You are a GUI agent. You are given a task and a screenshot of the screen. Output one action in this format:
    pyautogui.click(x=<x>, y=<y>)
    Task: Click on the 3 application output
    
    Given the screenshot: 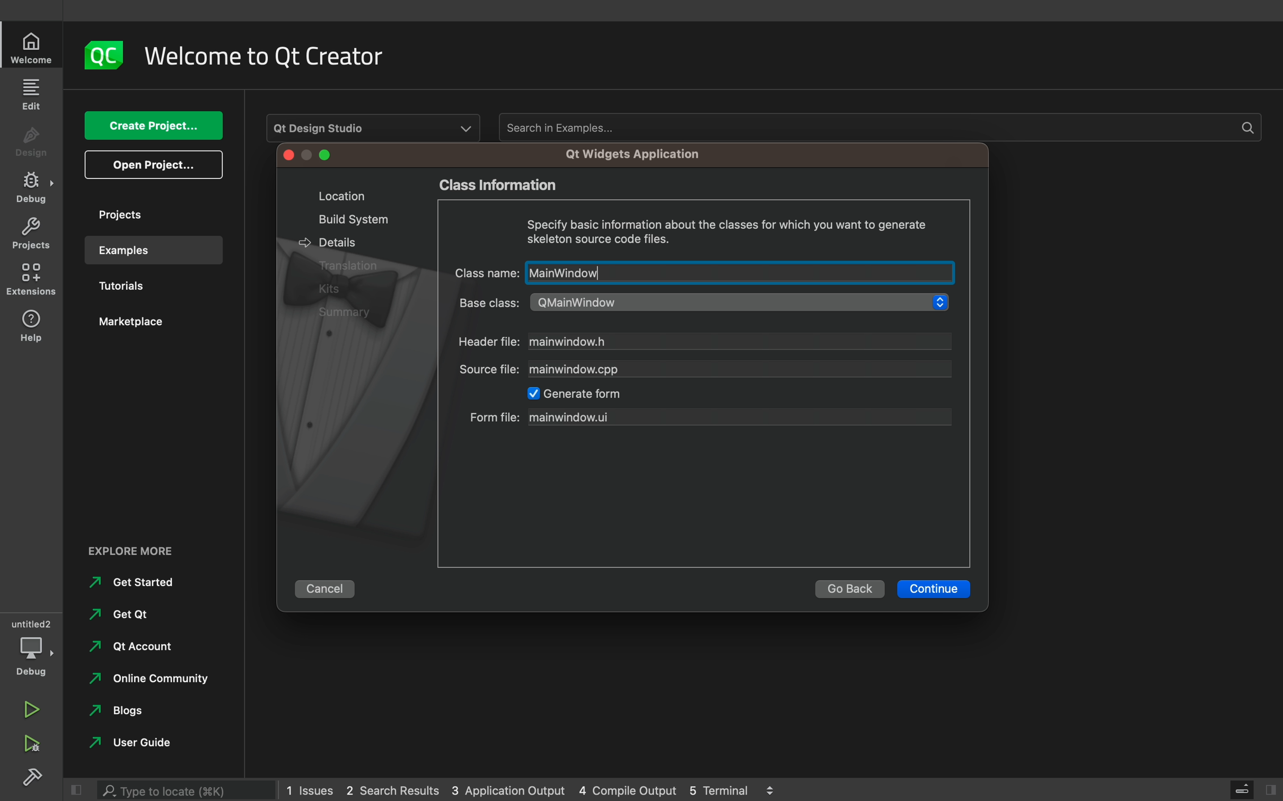 What is the action you would take?
    pyautogui.click(x=508, y=791)
    